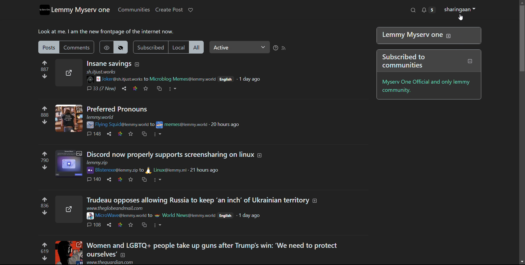 The height and width of the screenshot is (265, 525). Describe the element at coordinates (48, 47) in the screenshot. I see `posts` at that location.